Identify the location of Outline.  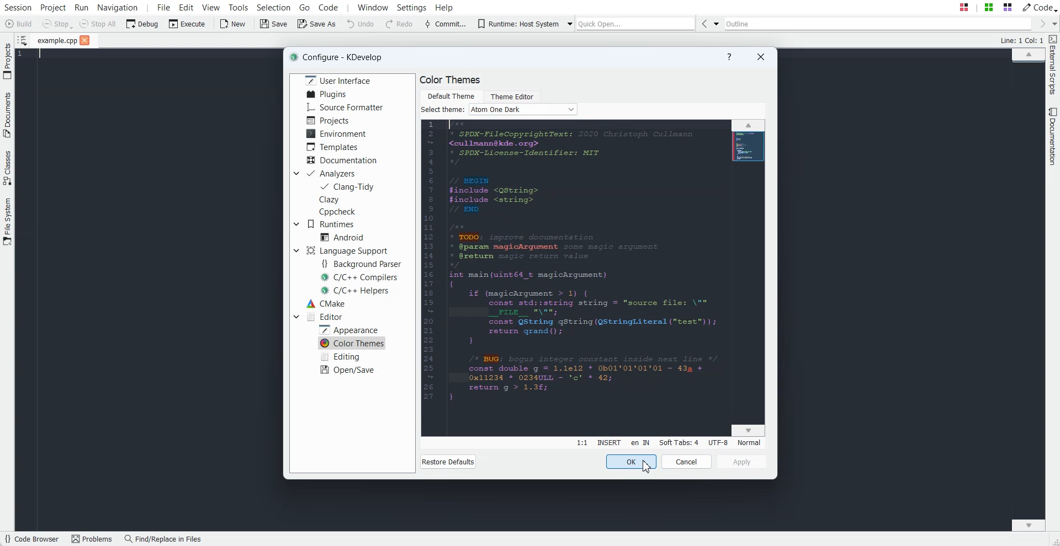
(877, 24).